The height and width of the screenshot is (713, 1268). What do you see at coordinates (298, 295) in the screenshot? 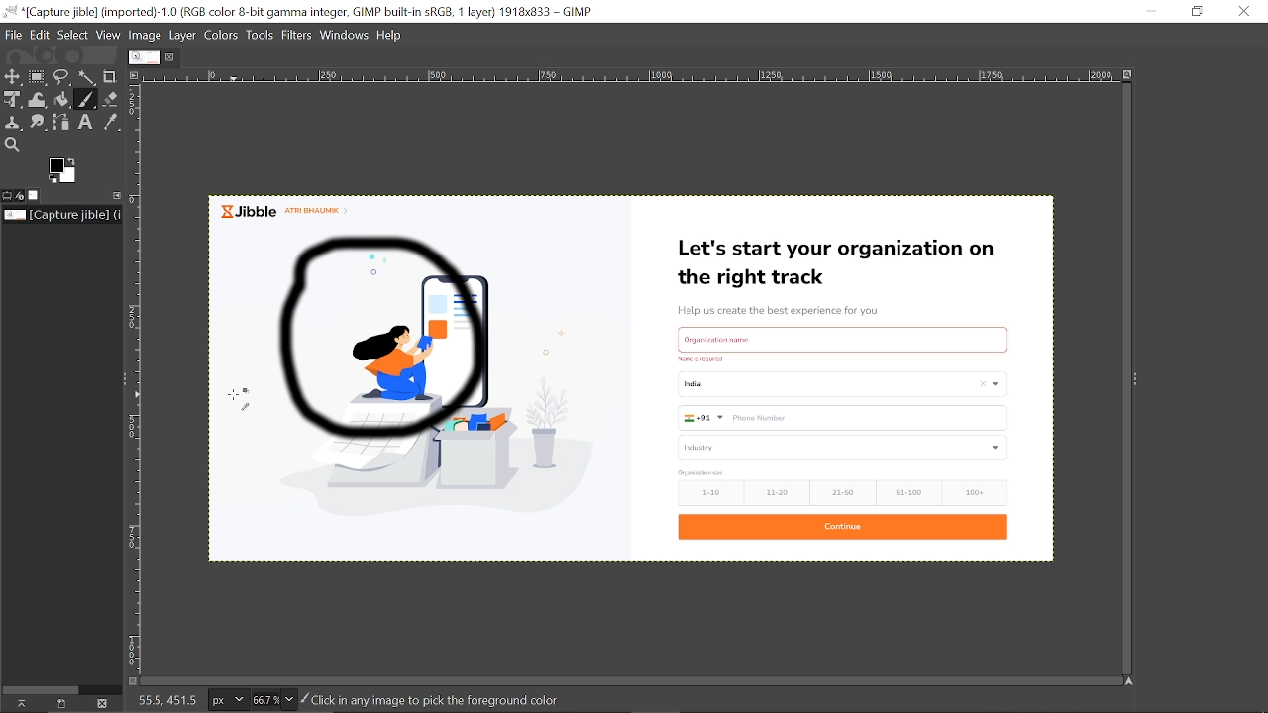
I see `paintbrush tool selected ` at bounding box center [298, 295].